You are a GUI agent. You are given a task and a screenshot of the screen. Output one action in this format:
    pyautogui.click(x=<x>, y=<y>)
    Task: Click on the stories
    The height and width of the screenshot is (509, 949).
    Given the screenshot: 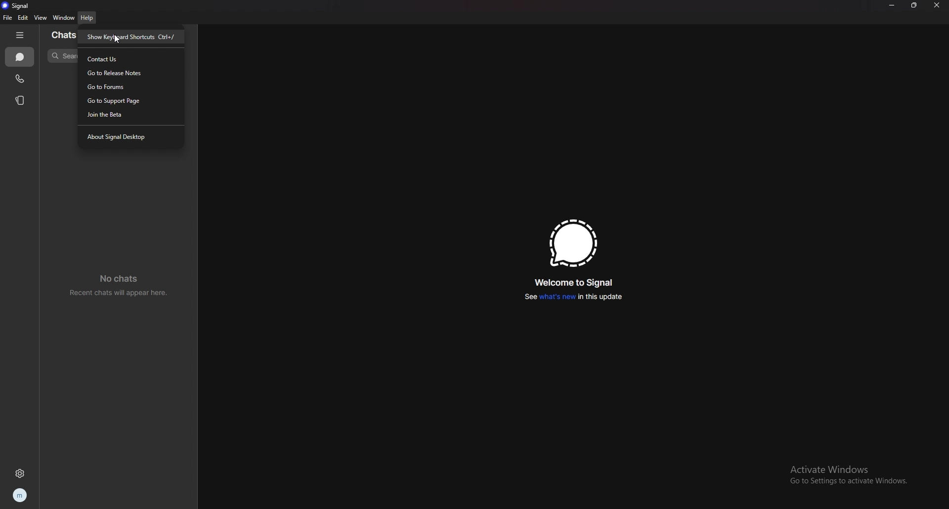 What is the action you would take?
    pyautogui.click(x=19, y=100)
    